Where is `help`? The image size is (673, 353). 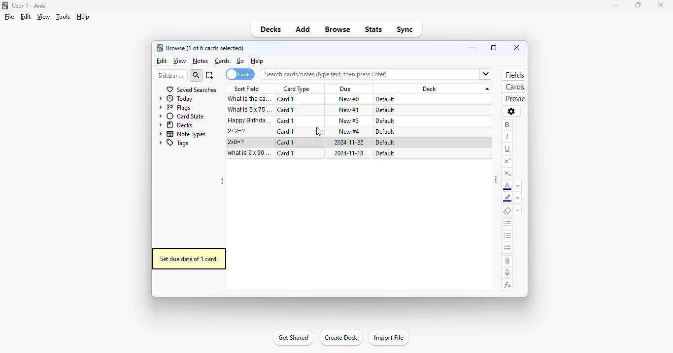 help is located at coordinates (83, 17).